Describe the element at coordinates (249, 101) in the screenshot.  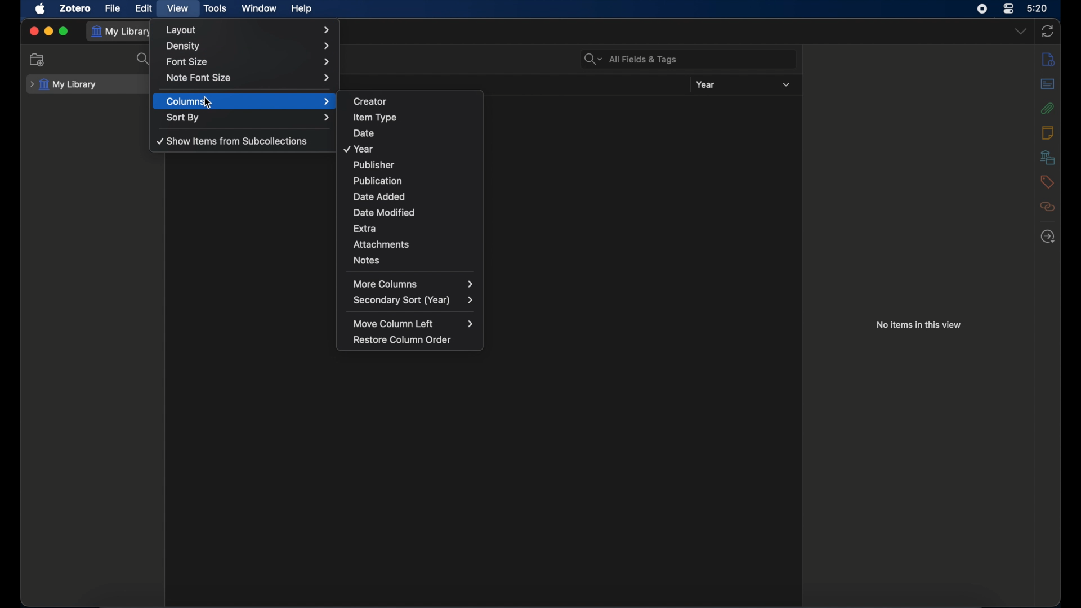
I see `columns` at that location.